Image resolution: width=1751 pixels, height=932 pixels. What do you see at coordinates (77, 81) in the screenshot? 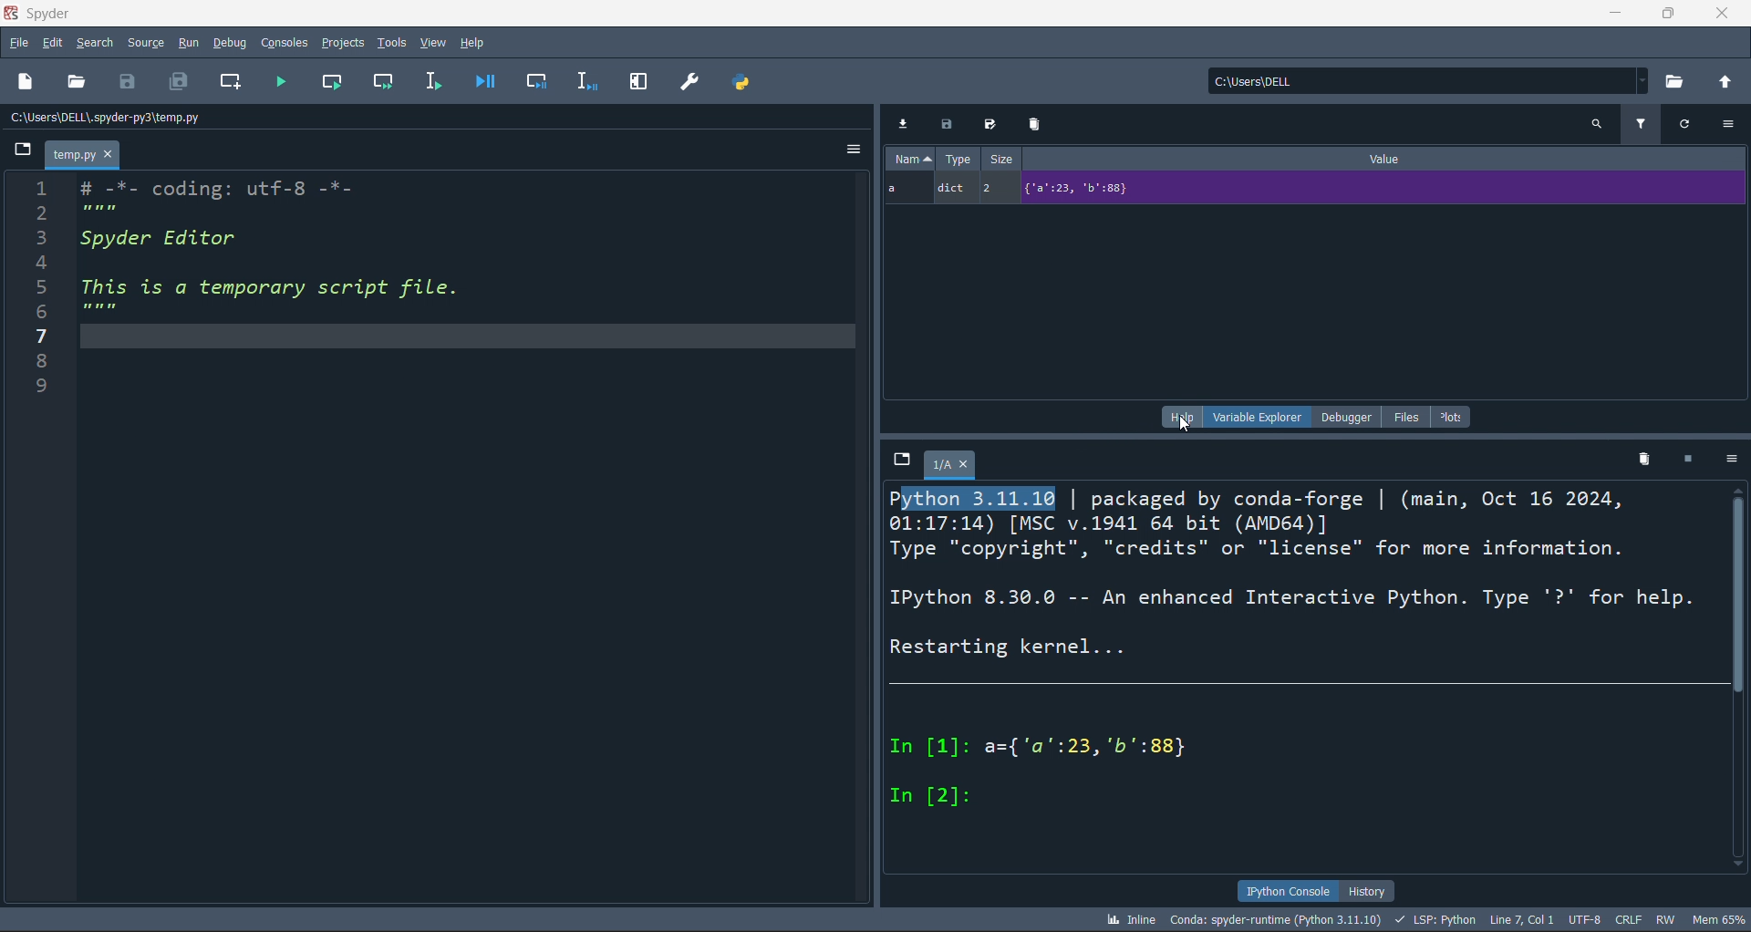
I see `open file` at bounding box center [77, 81].